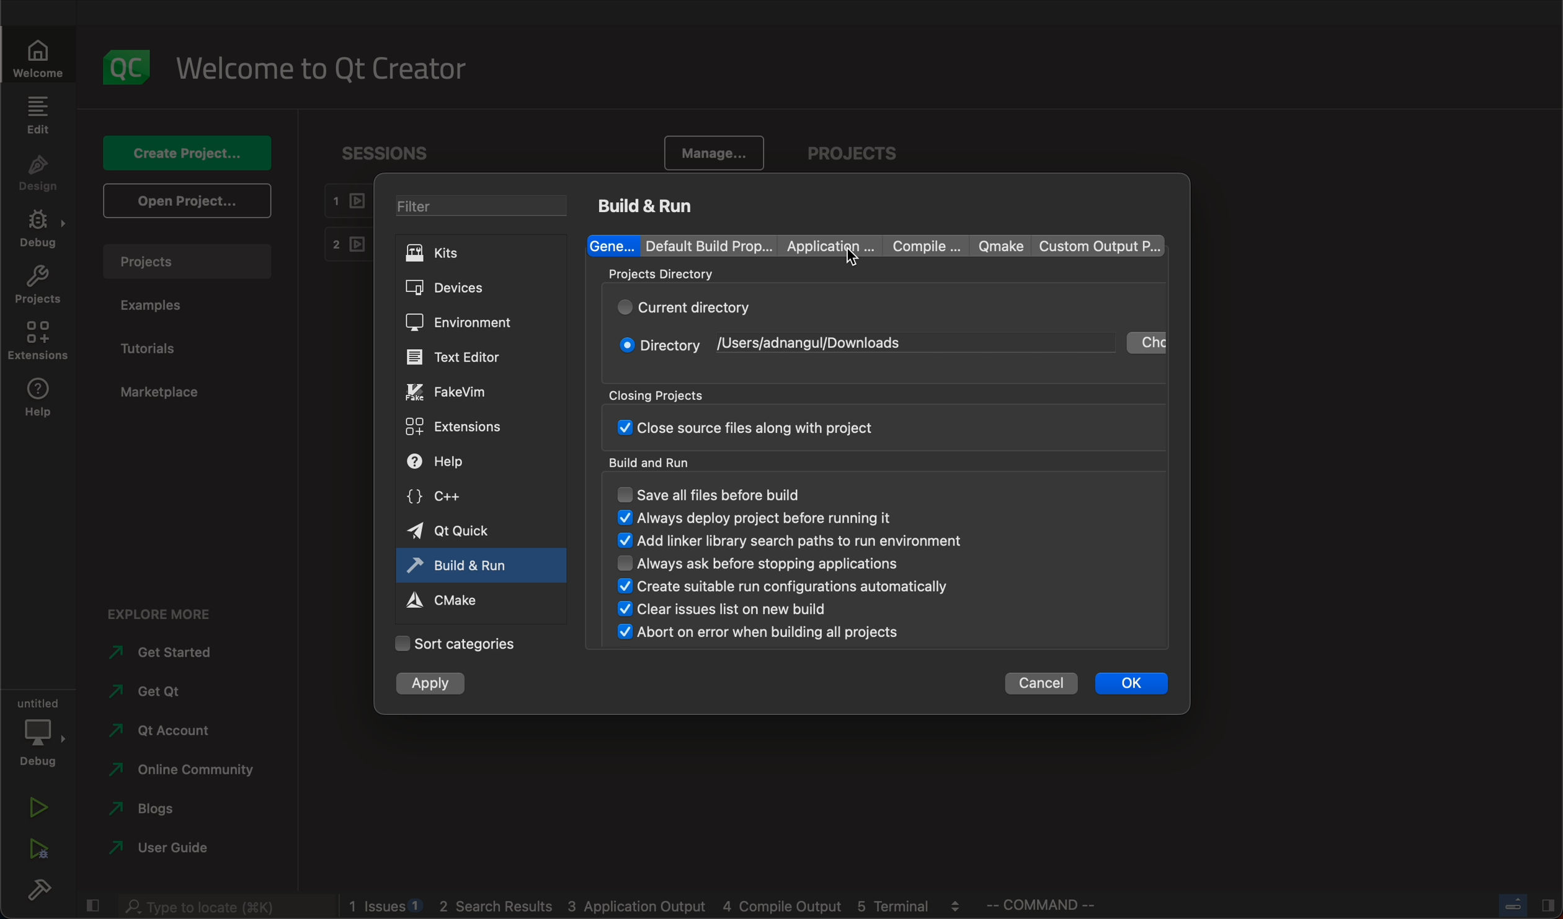 The width and height of the screenshot is (1563, 919). Describe the element at coordinates (852, 143) in the screenshot. I see `projects` at that location.